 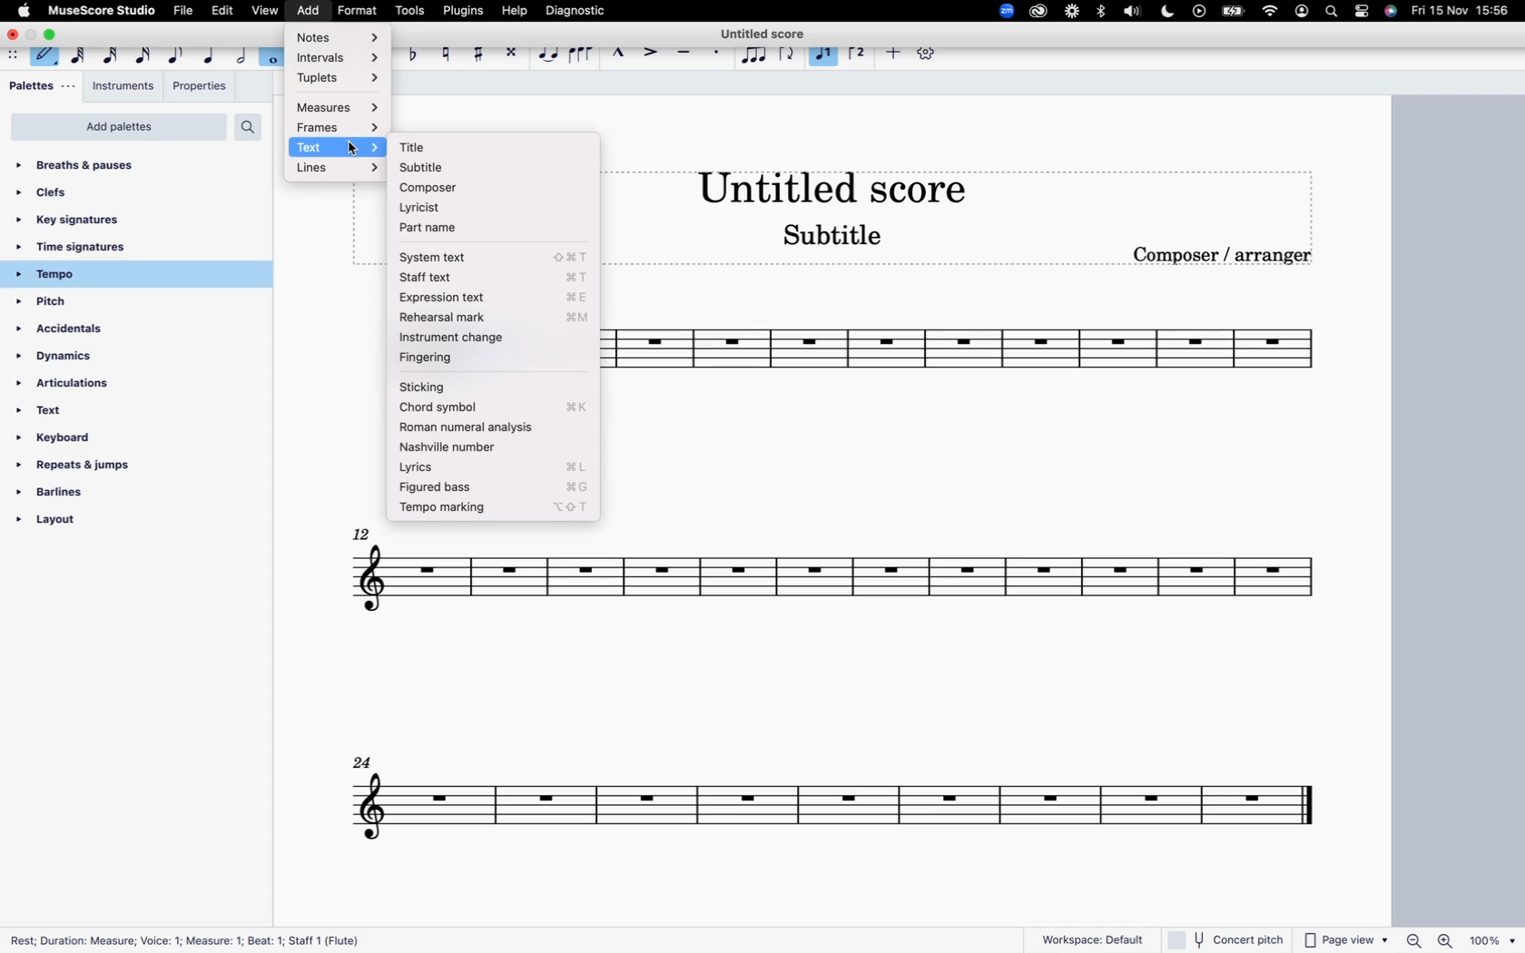 What do you see at coordinates (576, 10) in the screenshot?
I see `diagnostic` at bounding box center [576, 10].